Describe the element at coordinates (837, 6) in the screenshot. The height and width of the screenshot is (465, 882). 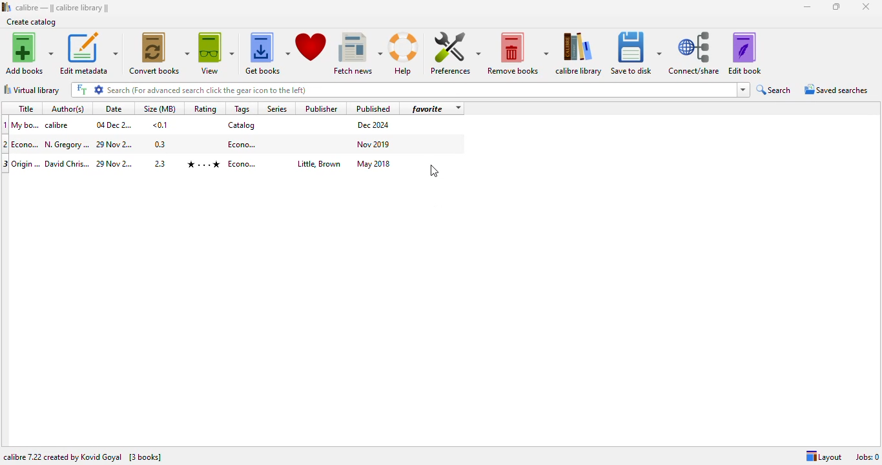
I see `maximize` at that location.